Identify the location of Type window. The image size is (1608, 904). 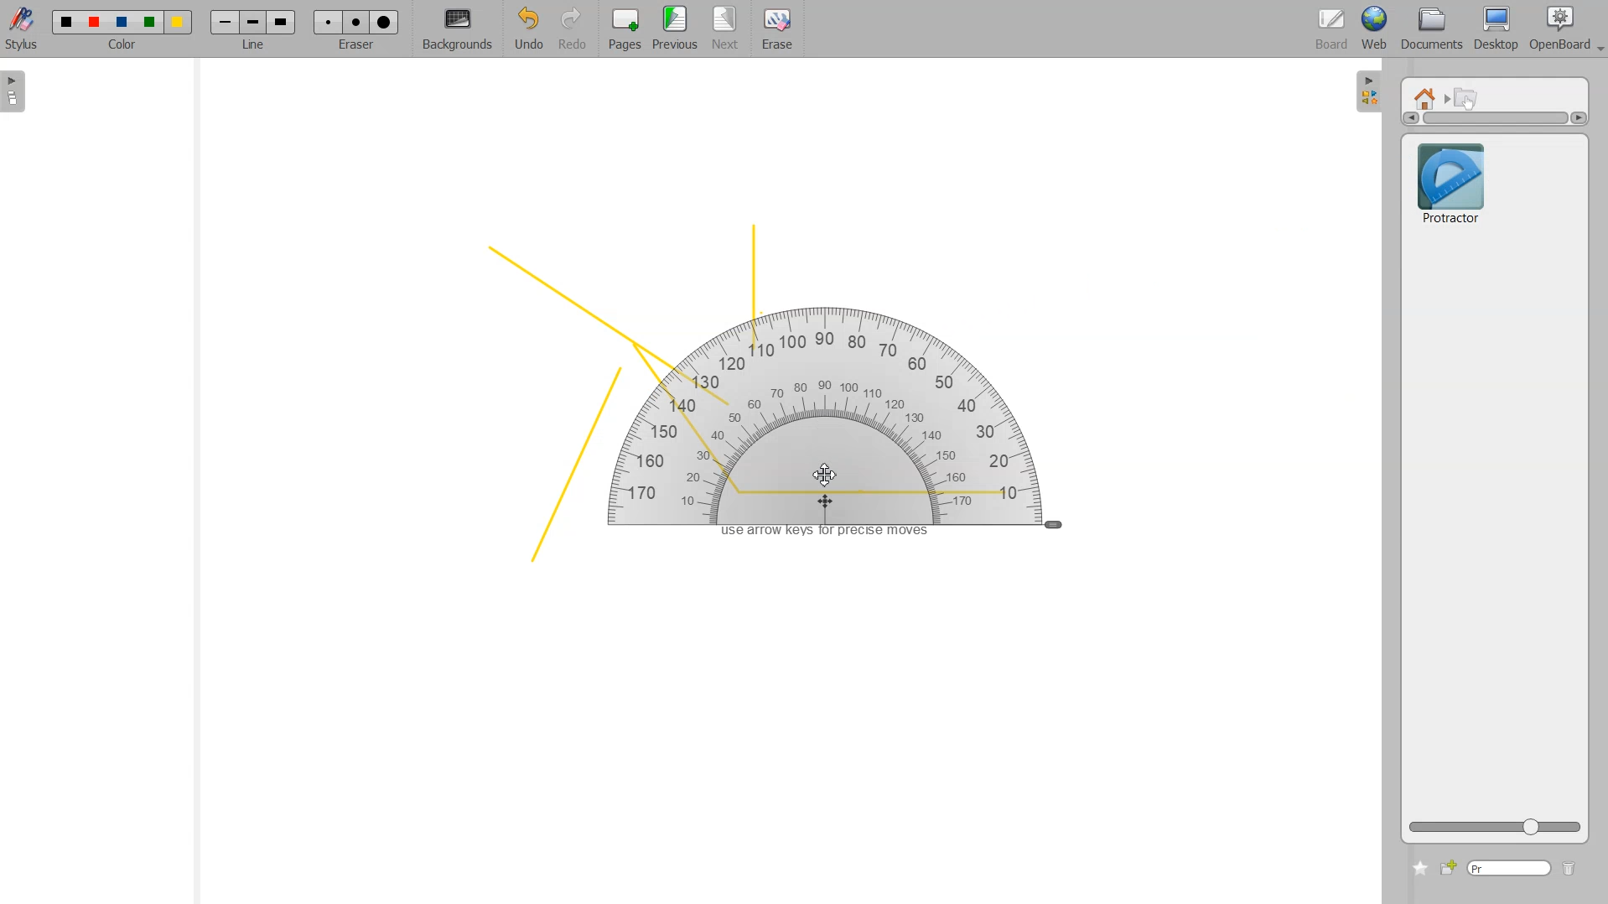
(1508, 869).